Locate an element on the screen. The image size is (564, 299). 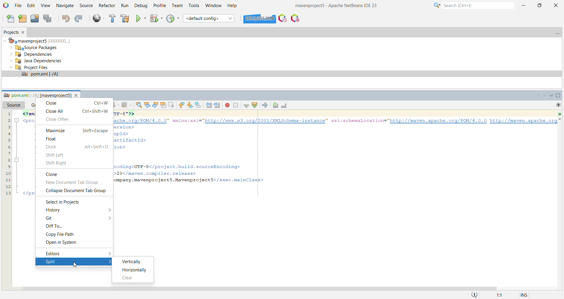
Collapse Document Tab Group is located at coordinates (78, 191).